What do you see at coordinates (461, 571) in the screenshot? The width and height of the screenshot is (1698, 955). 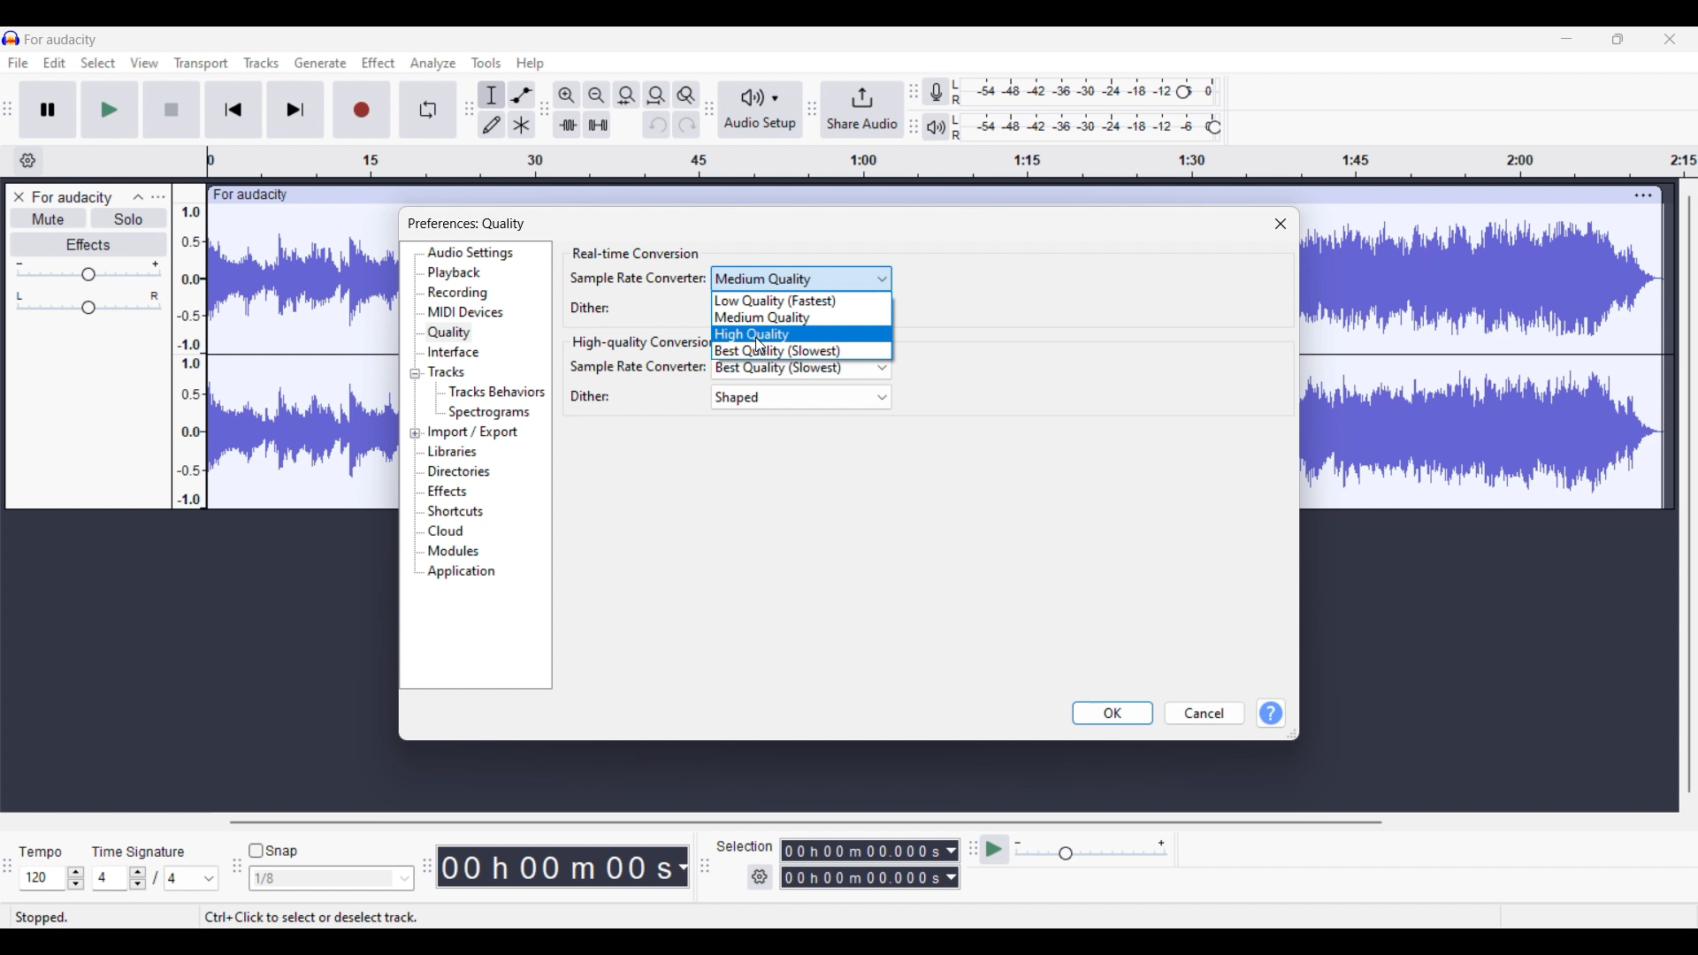 I see `Application` at bounding box center [461, 571].